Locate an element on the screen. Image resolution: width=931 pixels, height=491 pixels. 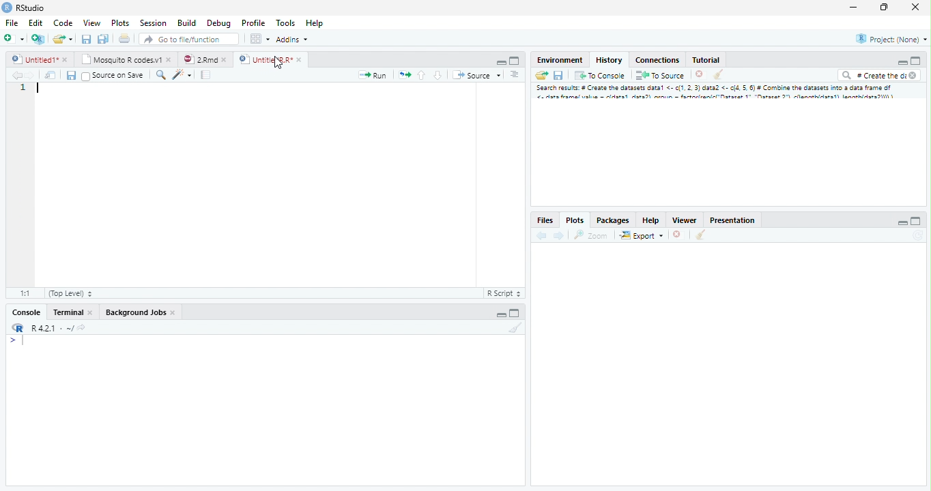
File is located at coordinates (12, 24).